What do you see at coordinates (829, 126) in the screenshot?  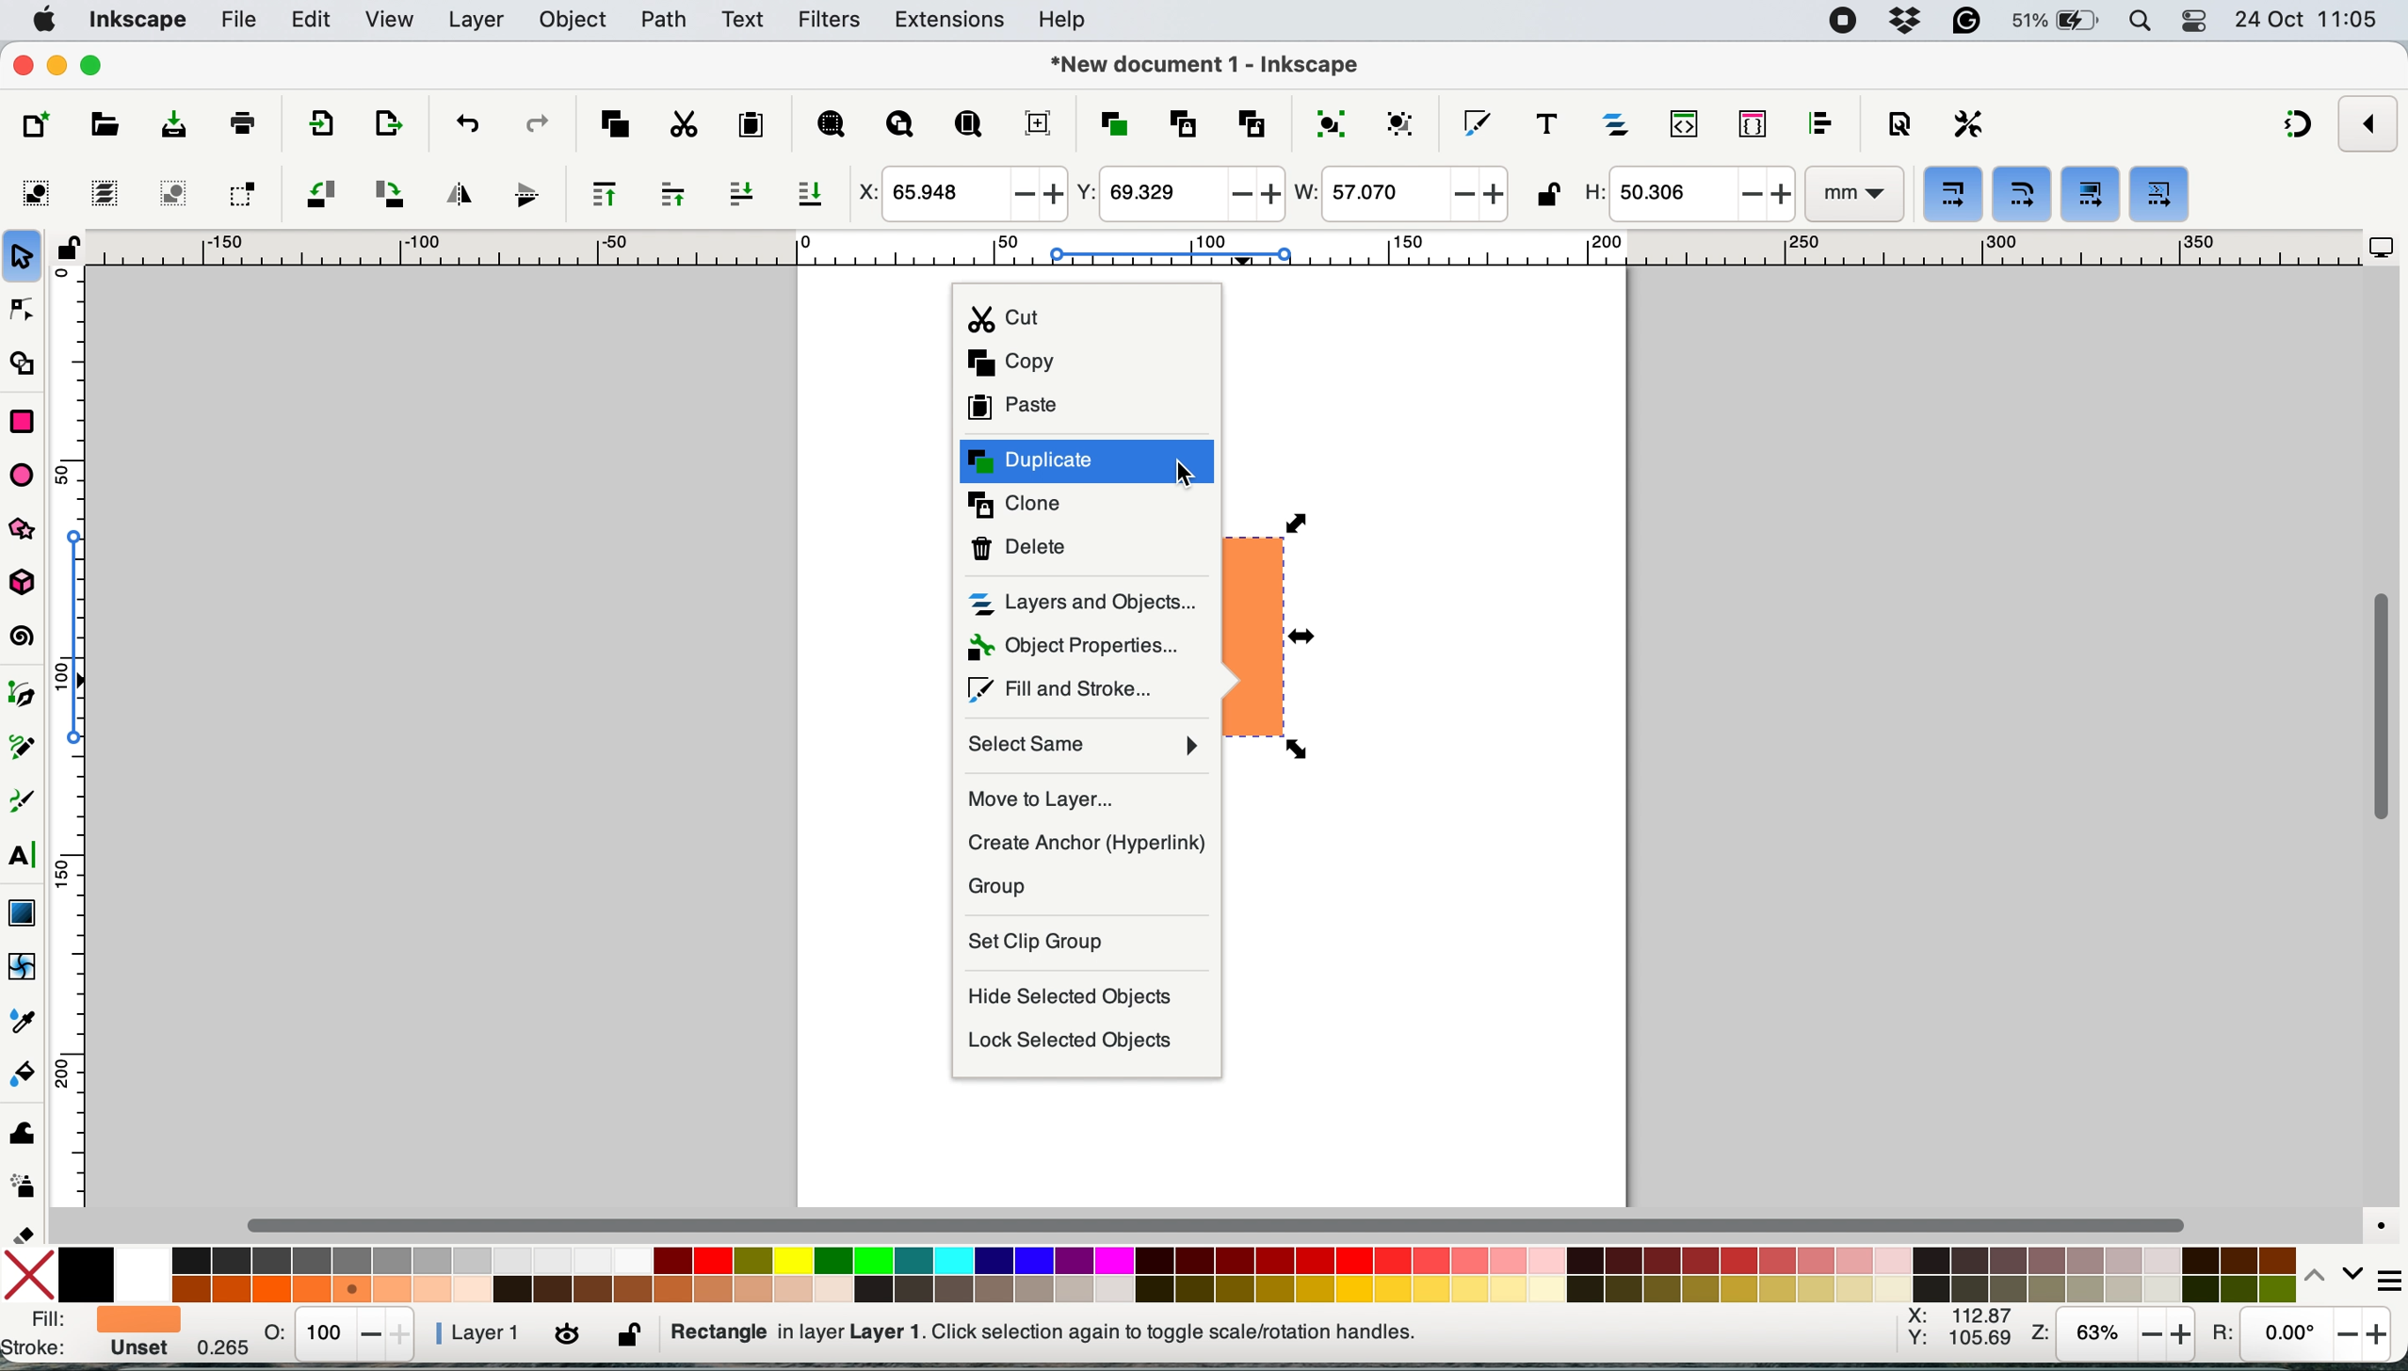 I see `zoom selection` at bounding box center [829, 126].